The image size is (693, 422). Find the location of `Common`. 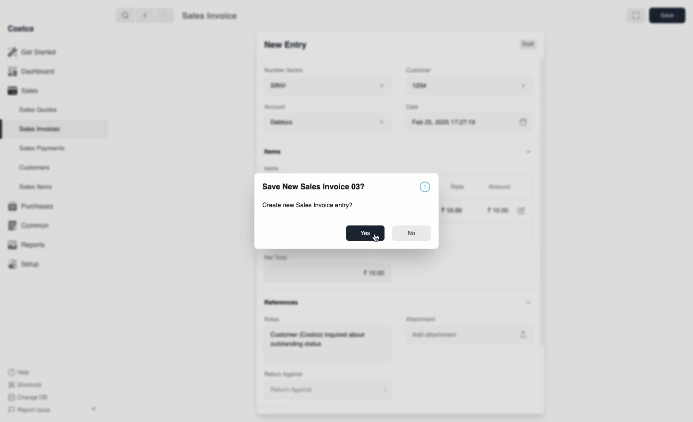

Common is located at coordinates (30, 226).